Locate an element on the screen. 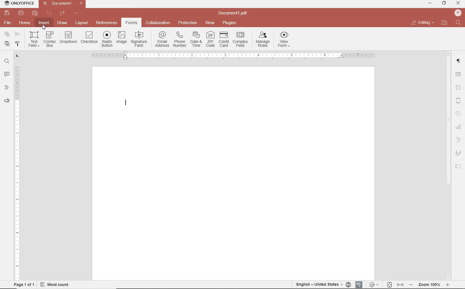 Image resolution: width=465 pixels, height=289 pixels. file is located at coordinates (8, 23).